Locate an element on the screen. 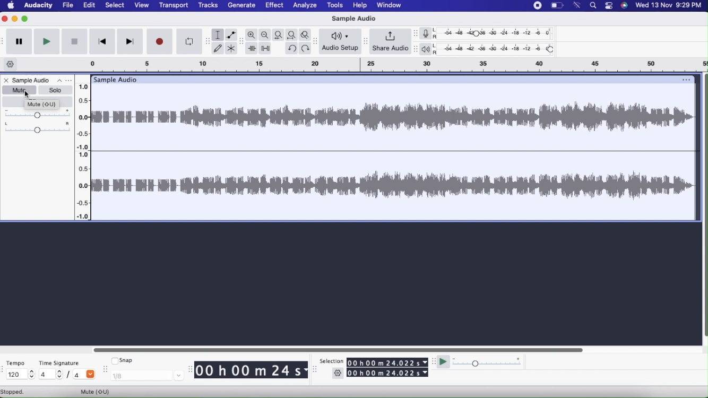 Image resolution: width=708 pixels, height=398 pixels. Select is located at coordinates (115, 5).